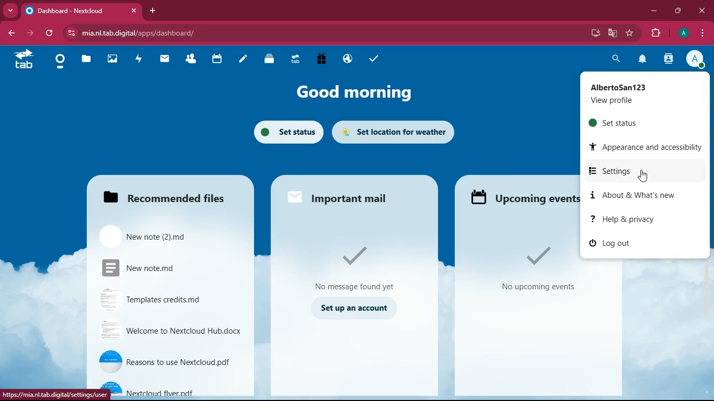  Describe the element at coordinates (30, 32) in the screenshot. I see `forward` at that location.